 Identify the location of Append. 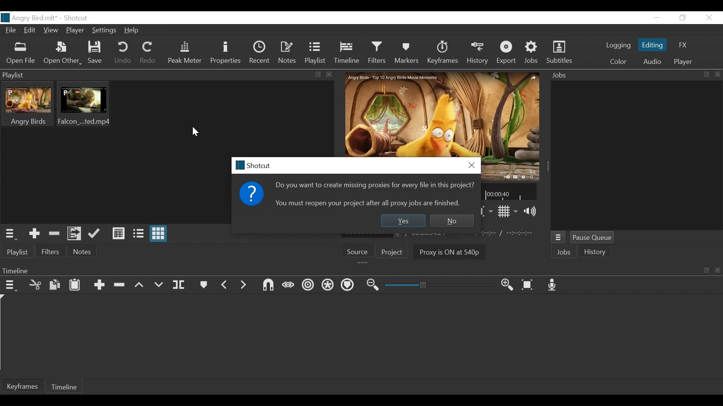
(99, 285).